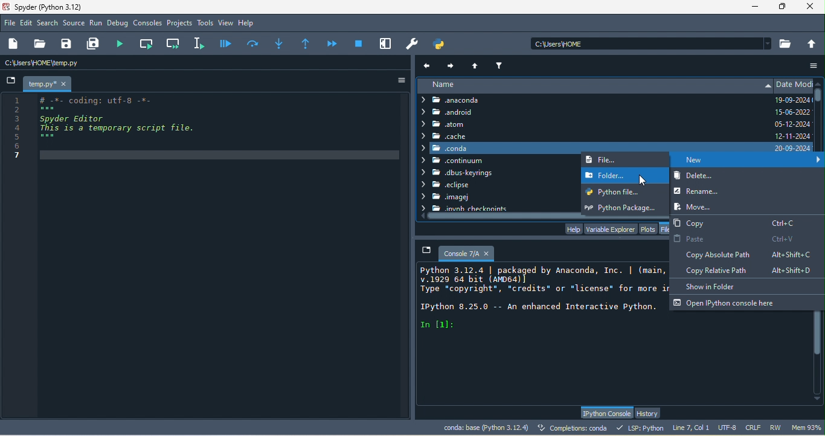 The image size is (825, 436). Describe the element at coordinates (621, 191) in the screenshot. I see `python file` at that location.